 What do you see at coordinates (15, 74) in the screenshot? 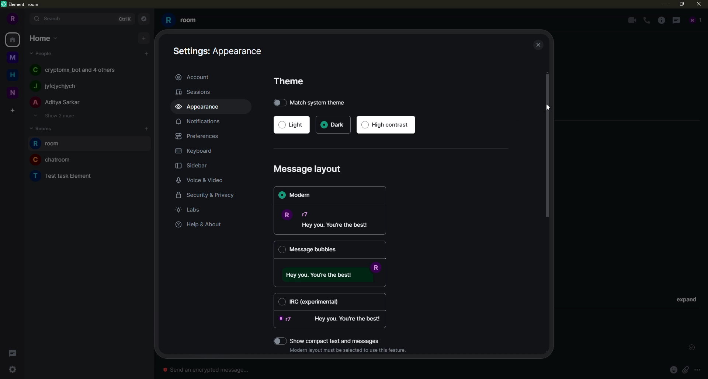
I see `home` at bounding box center [15, 74].